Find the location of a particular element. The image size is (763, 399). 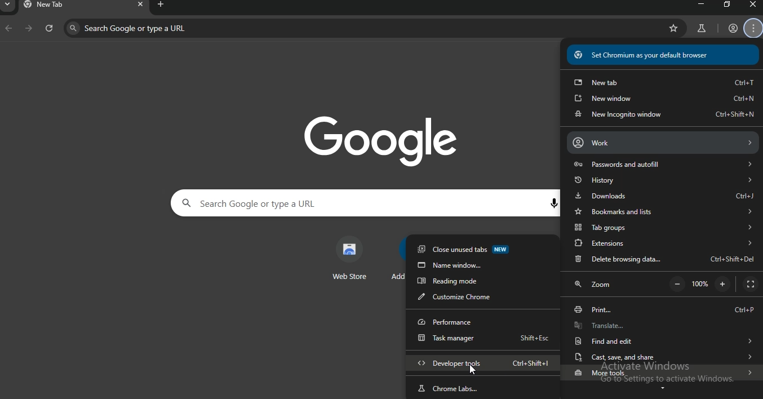

new tab is located at coordinates (161, 5).